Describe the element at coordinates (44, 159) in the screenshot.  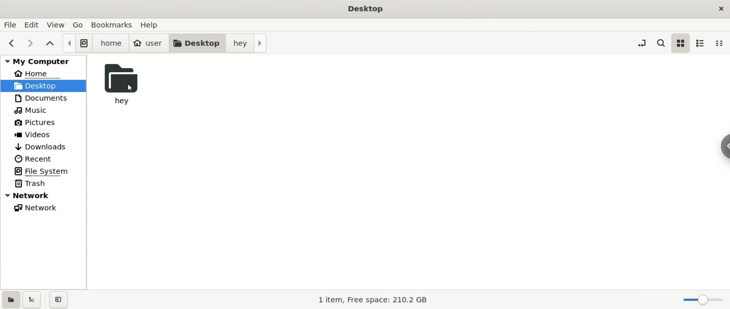
I see `recent` at that location.